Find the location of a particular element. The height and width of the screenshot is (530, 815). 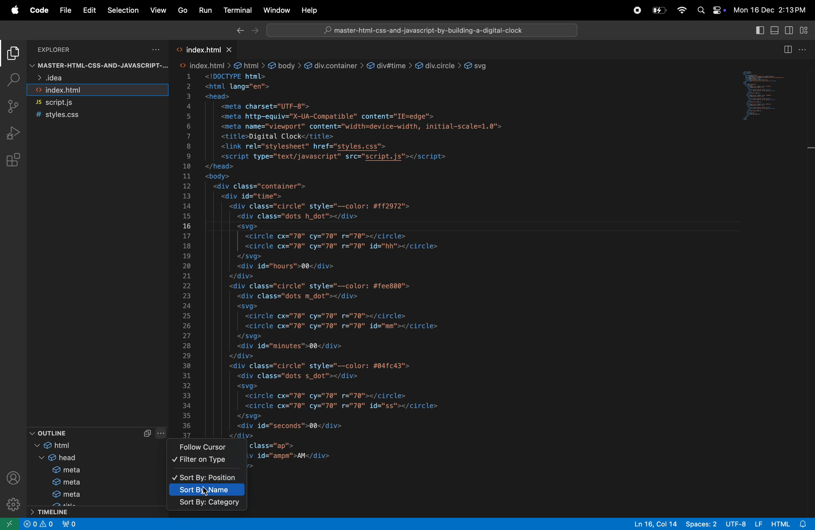

open remote window is located at coordinates (10, 524).